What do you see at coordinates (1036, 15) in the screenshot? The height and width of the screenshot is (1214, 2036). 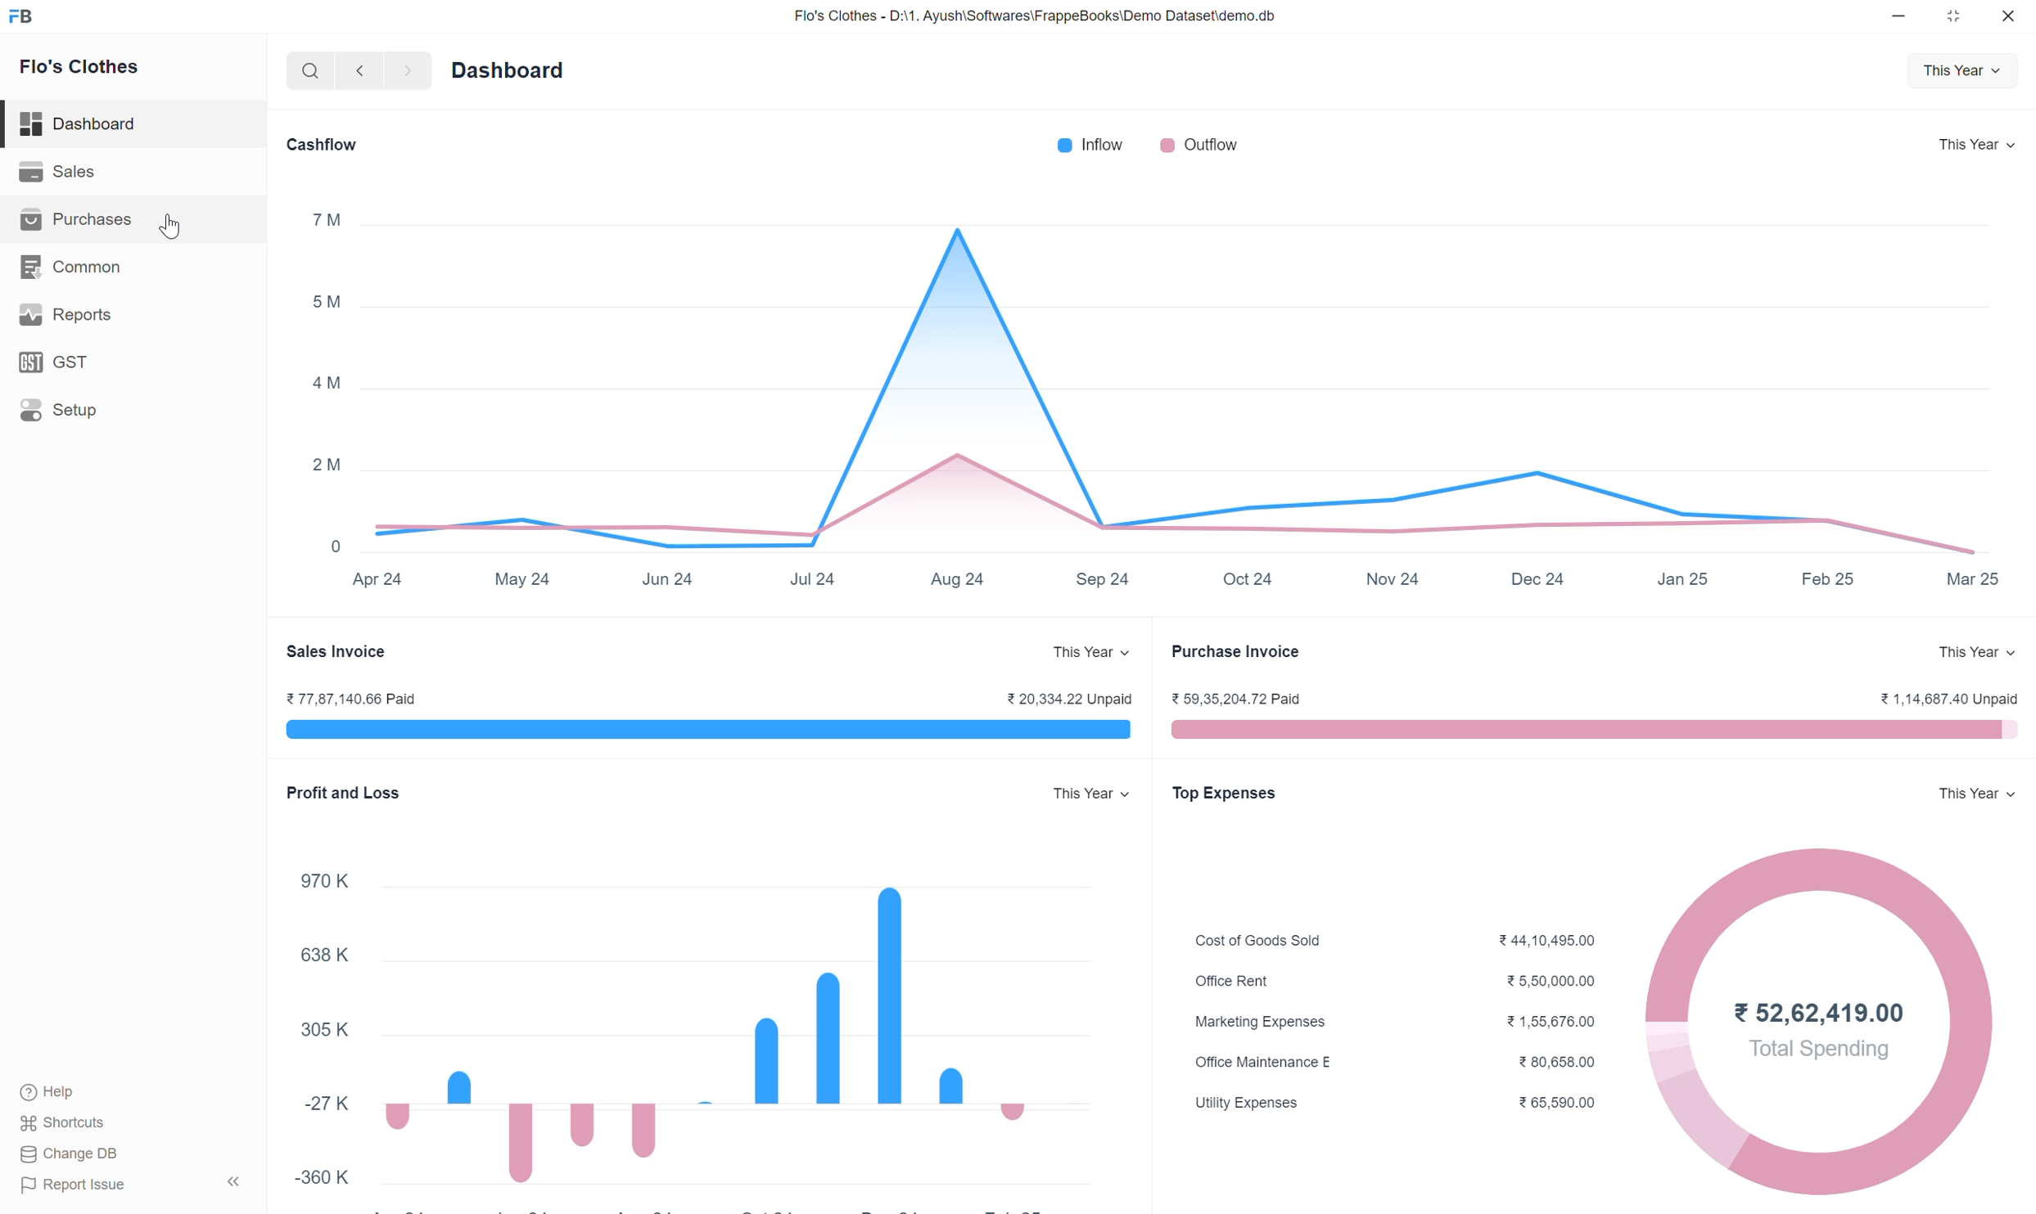 I see `Flo's Clothes - D:\1. Ayush\Softwares\FrappeBooks\Demo Dataset\demo.db` at bounding box center [1036, 15].